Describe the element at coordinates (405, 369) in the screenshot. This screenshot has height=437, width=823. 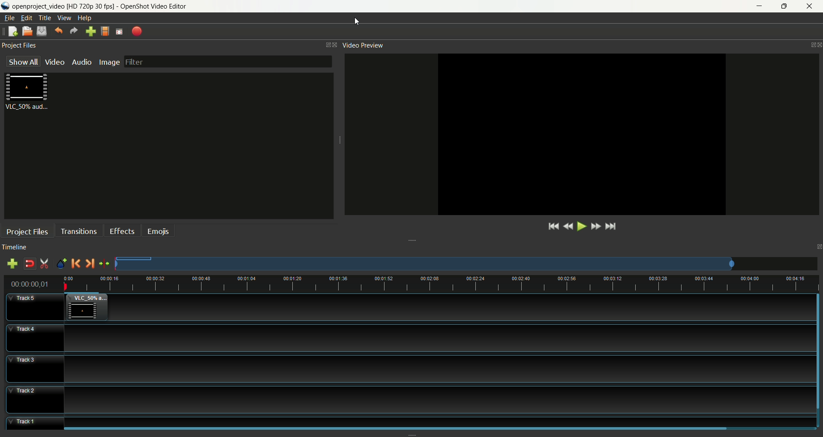
I see `track 3` at that location.